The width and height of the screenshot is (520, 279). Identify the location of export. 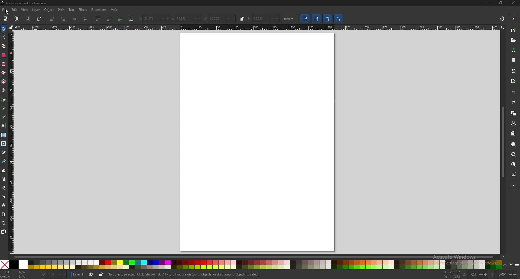
(513, 81).